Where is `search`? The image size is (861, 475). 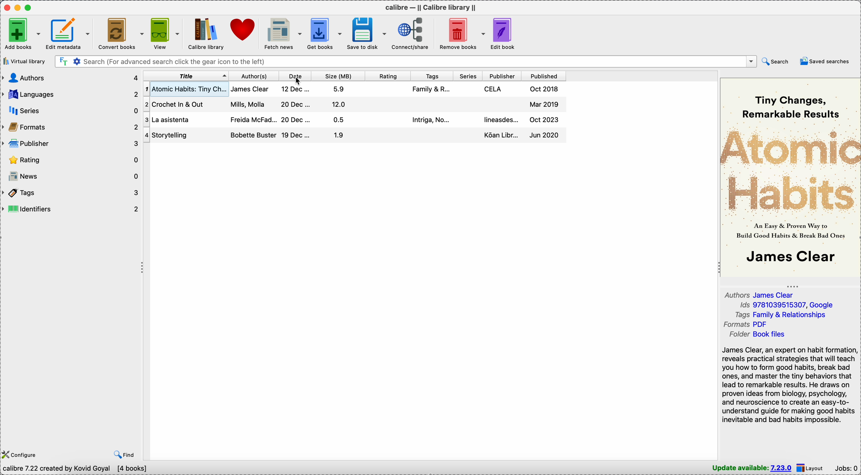 search is located at coordinates (775, 62).